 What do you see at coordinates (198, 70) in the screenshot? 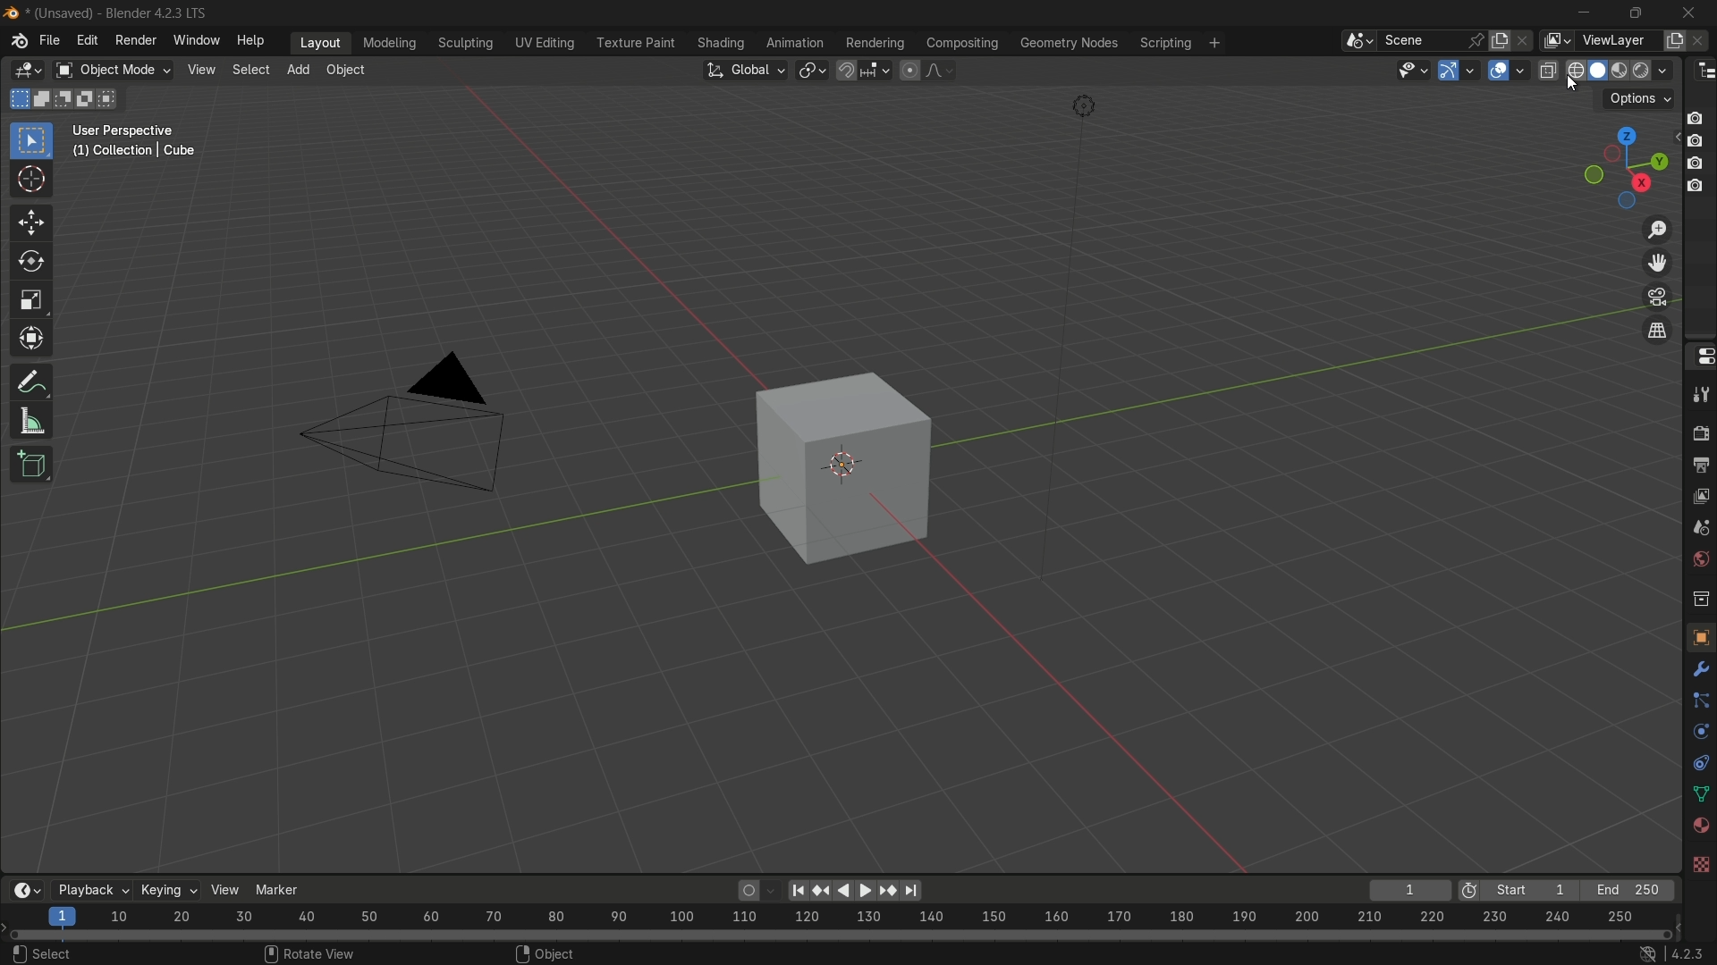
I see `view tab` at bounding box center [198, 70].